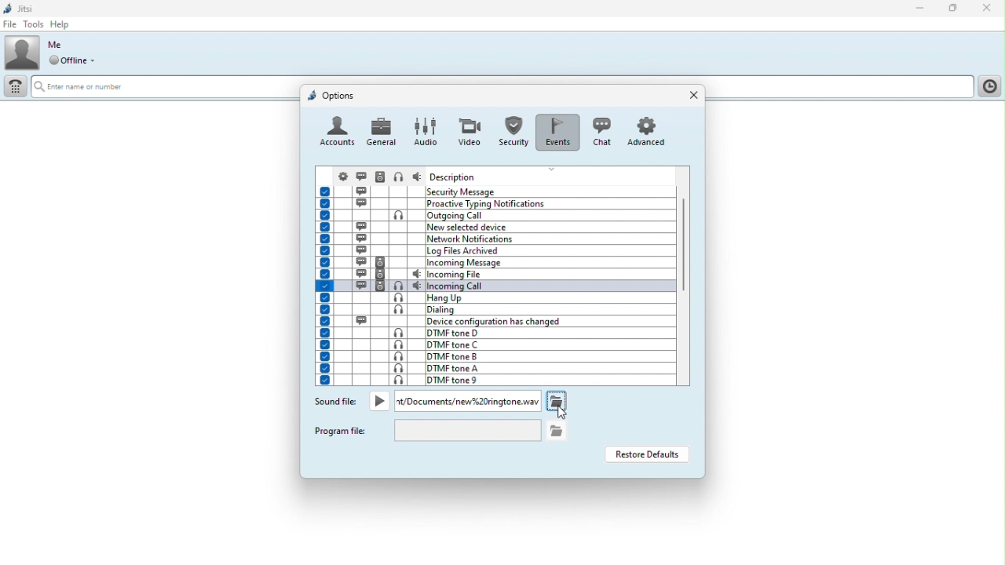  Describe the element at coordinates (555, 400) in the screenshot. I see `open folder` at that location.